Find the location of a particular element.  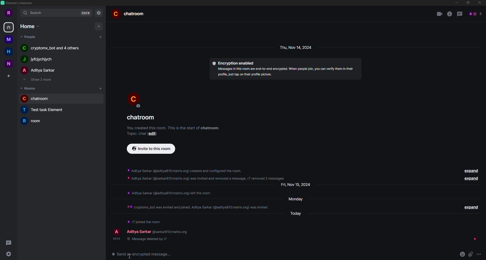

room is located at coordinates (130, 13).